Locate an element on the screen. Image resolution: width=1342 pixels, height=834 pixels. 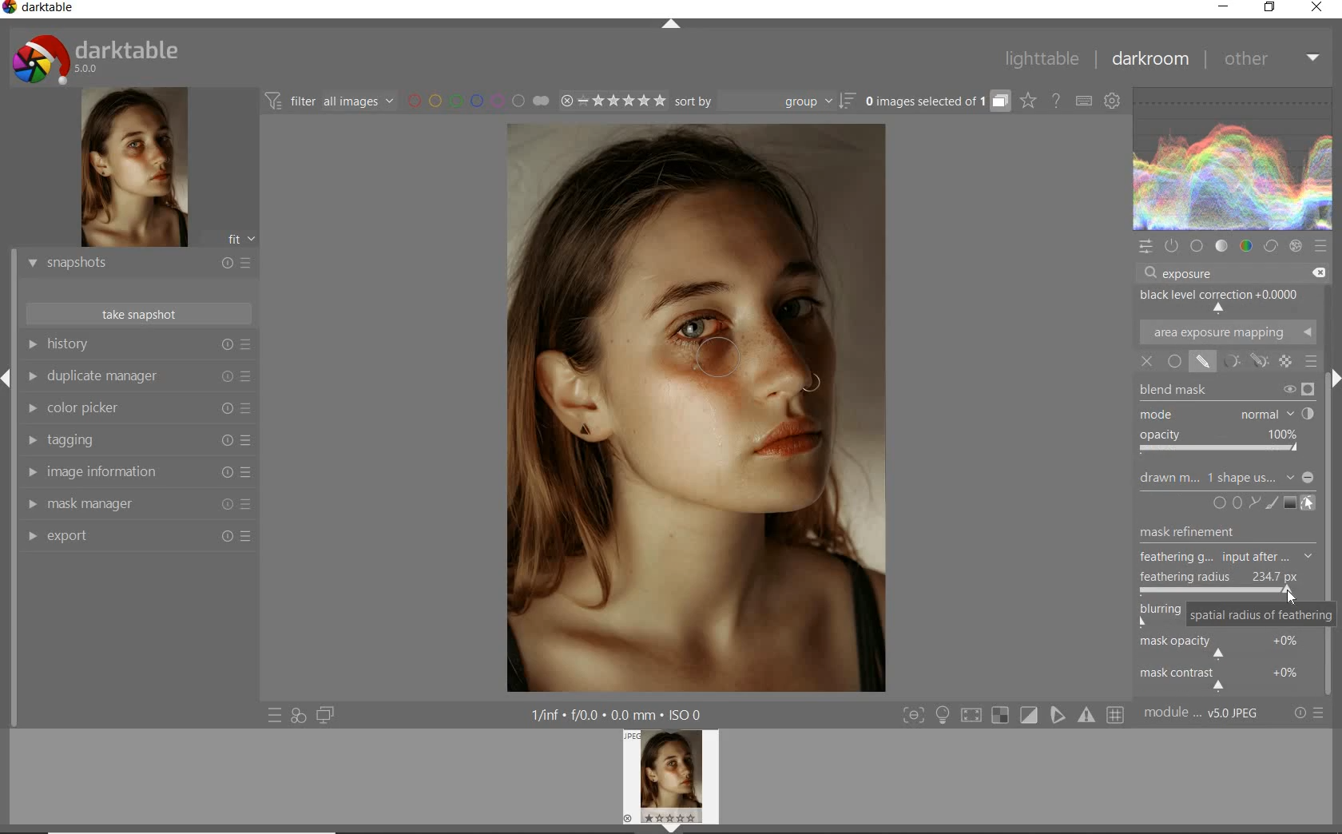
filter images based on their modules is located at coordinates (329, 101).